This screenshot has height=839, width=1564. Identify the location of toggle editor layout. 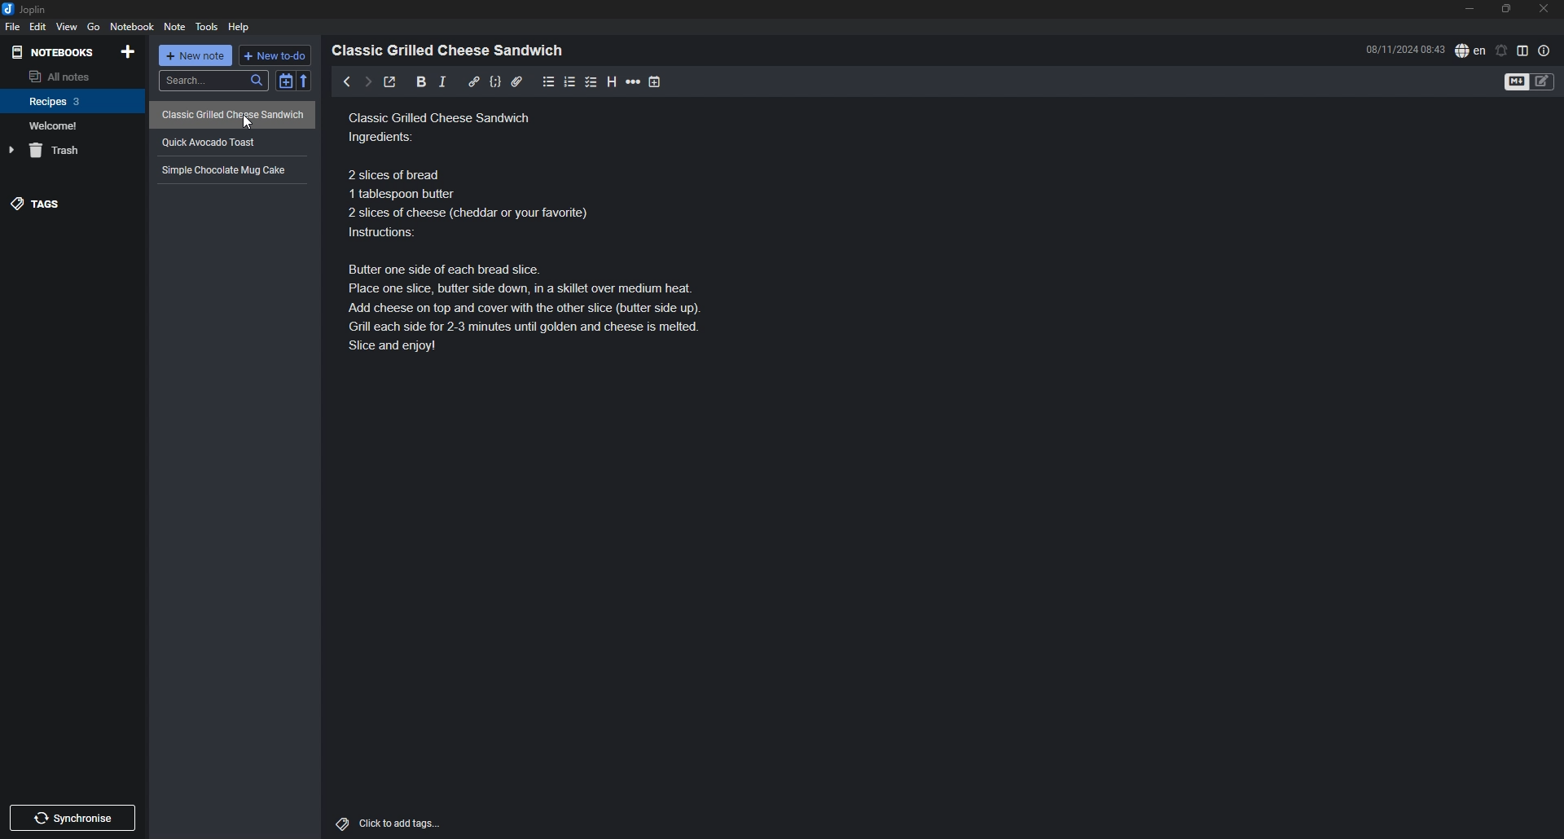
(1523, 51).